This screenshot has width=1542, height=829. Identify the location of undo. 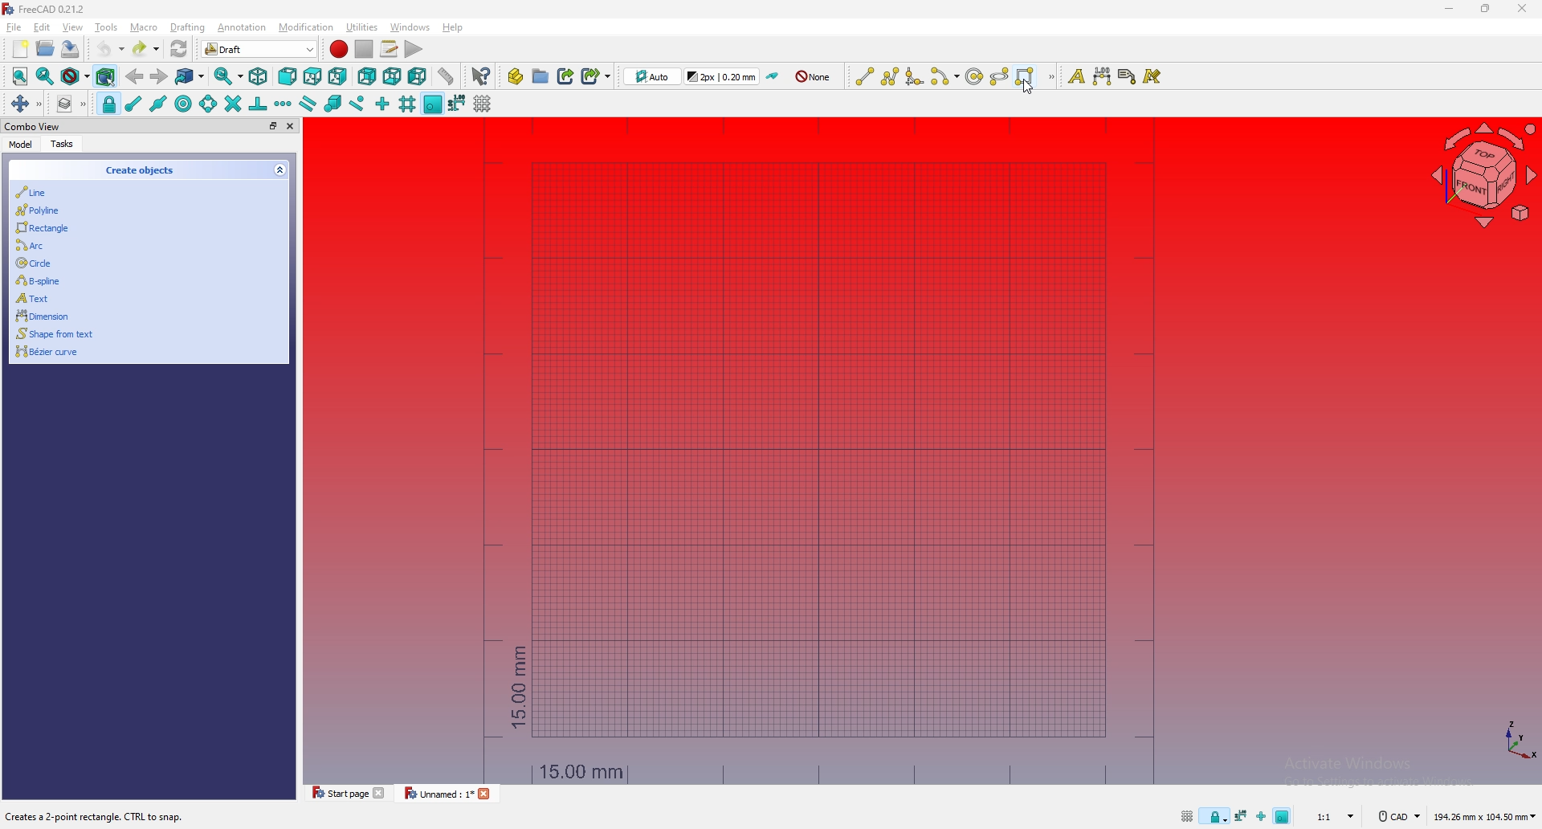
(108, 48).